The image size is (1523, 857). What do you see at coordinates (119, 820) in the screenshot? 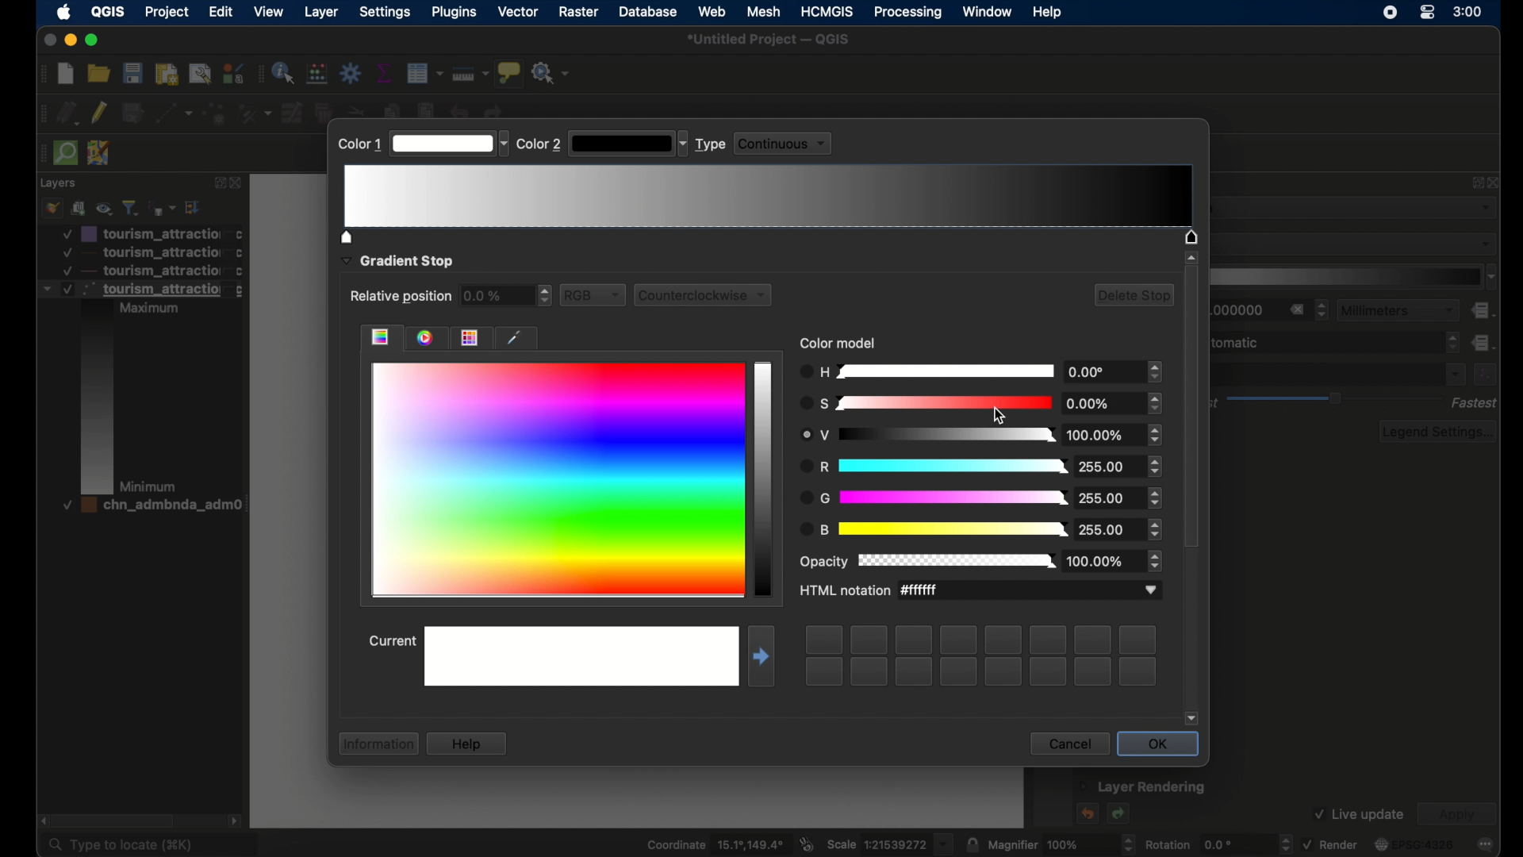
I see `scroll box` at bounding box center [119, 820].